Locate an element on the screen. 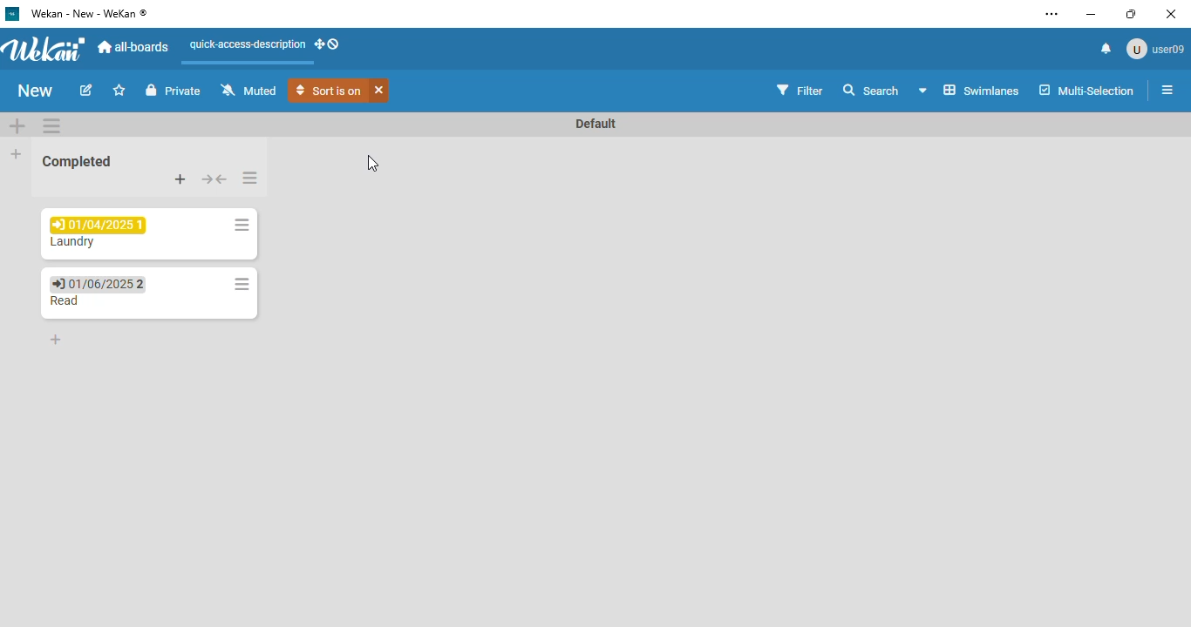  Default is located at coordinates (595, 124).